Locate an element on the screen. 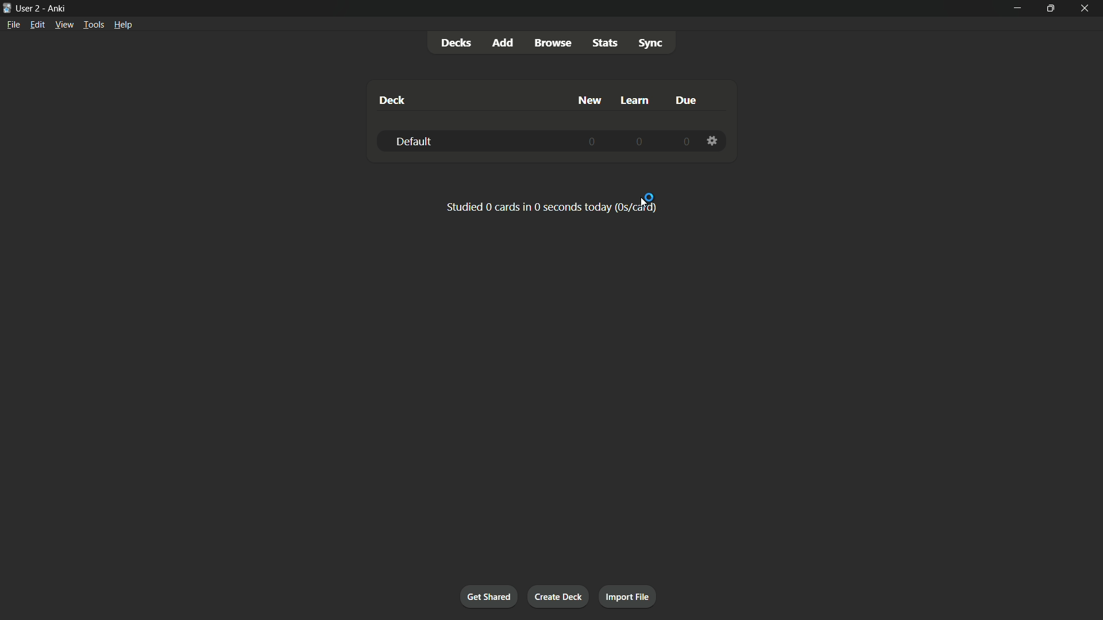 This screenshot has width=1103, height=620. Learn is located at coordinates (632, 101).